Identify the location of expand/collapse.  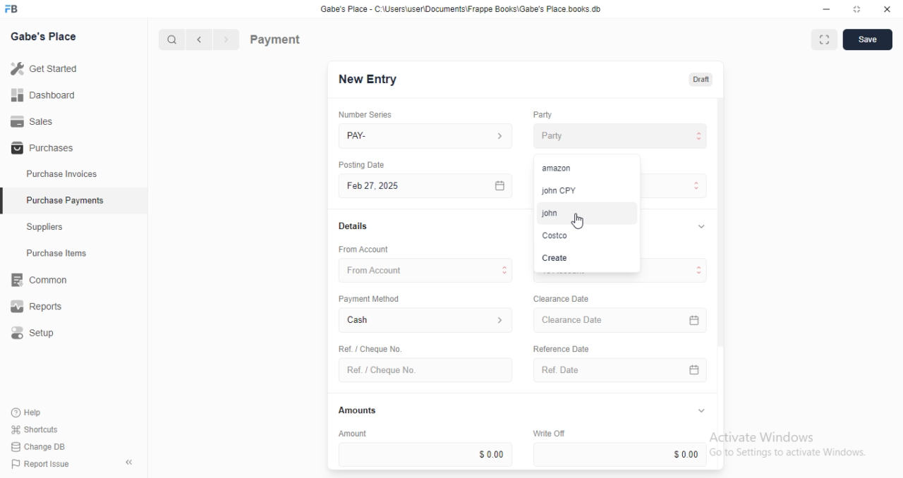
(701, 411).